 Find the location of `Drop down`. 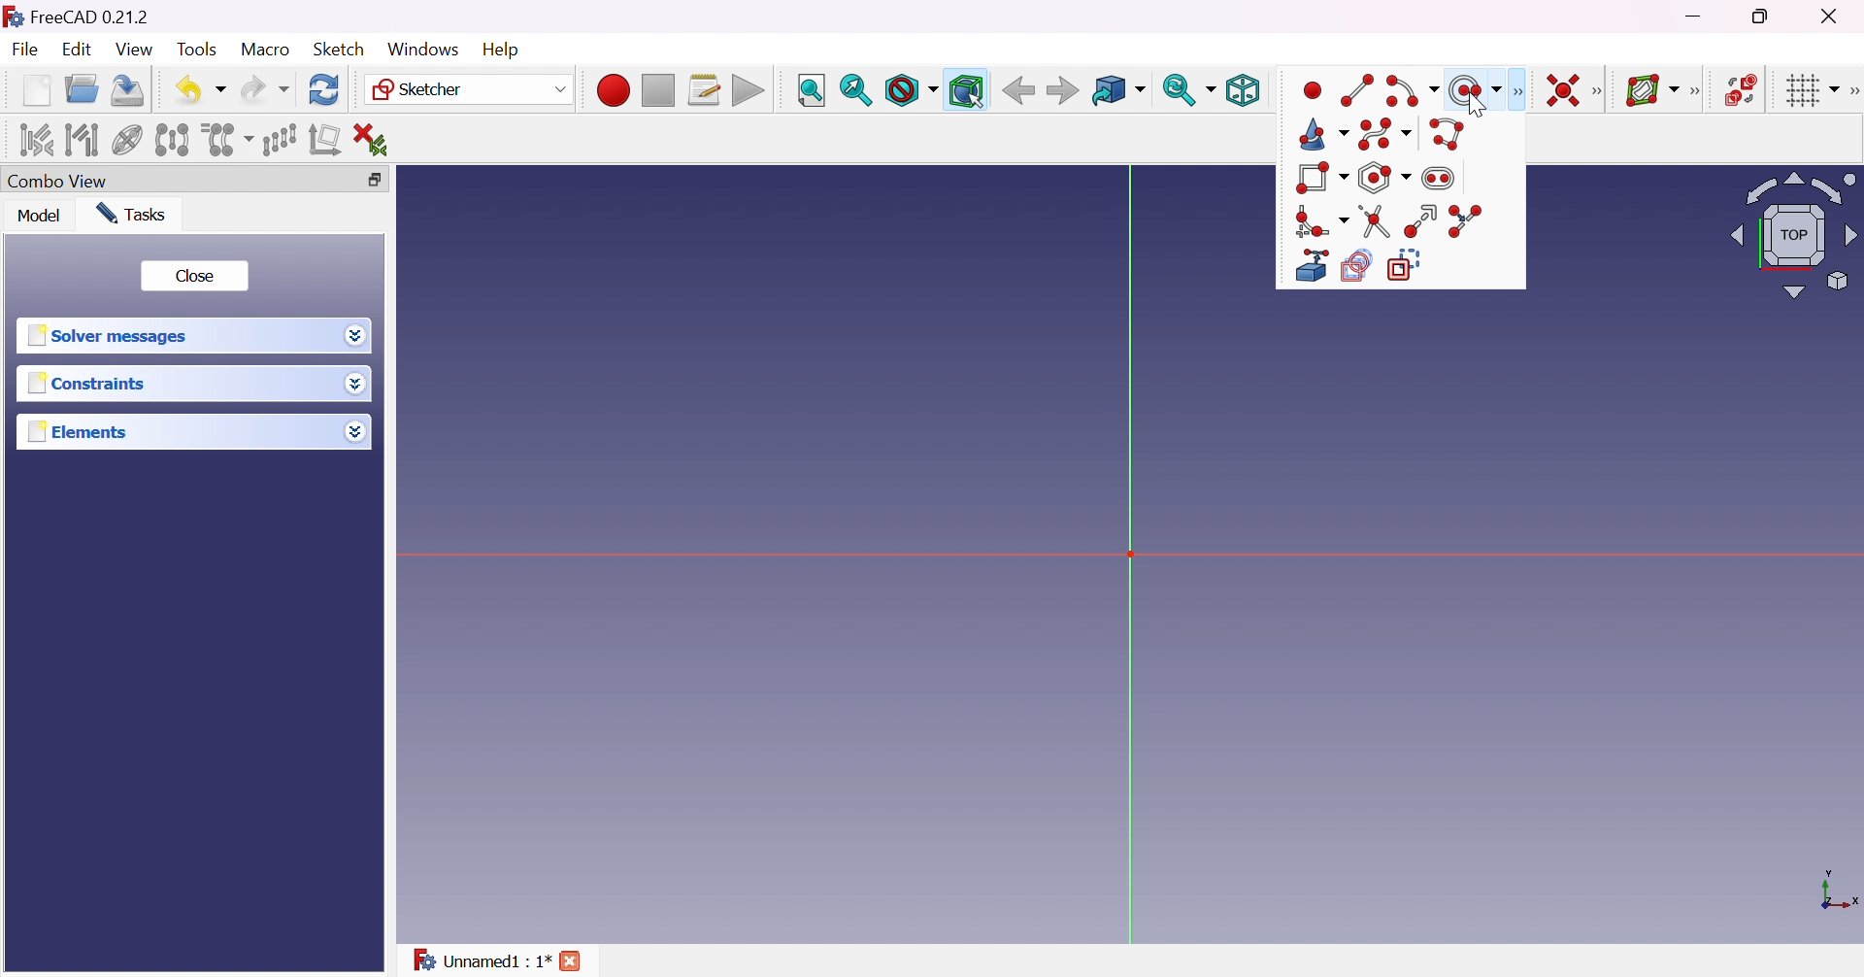

Drop down is located at coordinates (356, 336).